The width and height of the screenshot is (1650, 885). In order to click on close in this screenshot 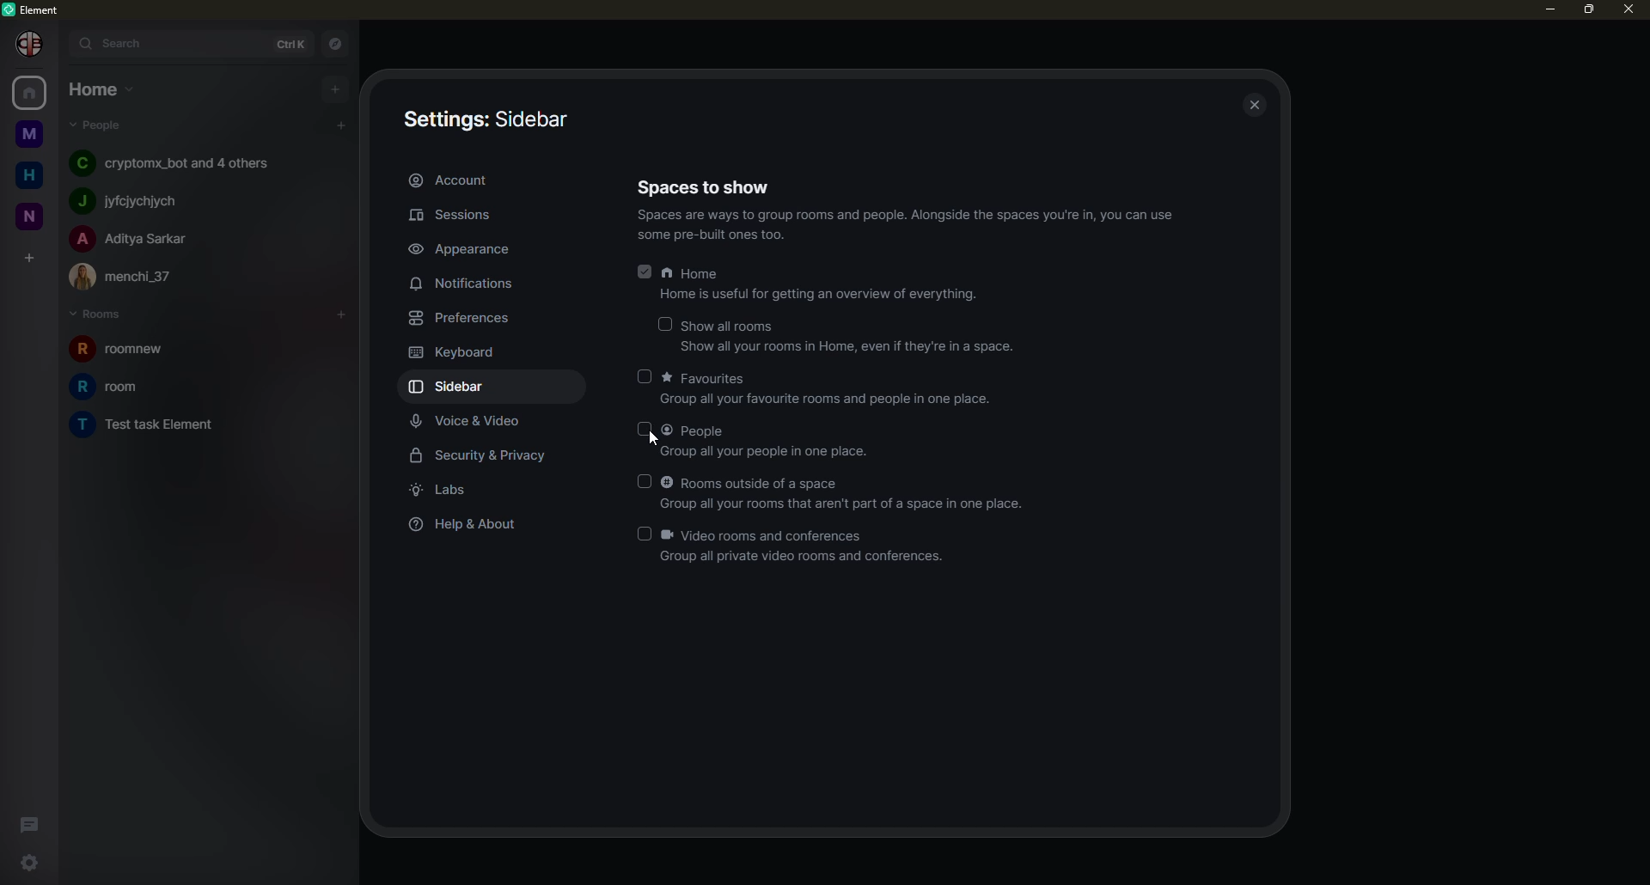, I will do `click(1628, 10)`.